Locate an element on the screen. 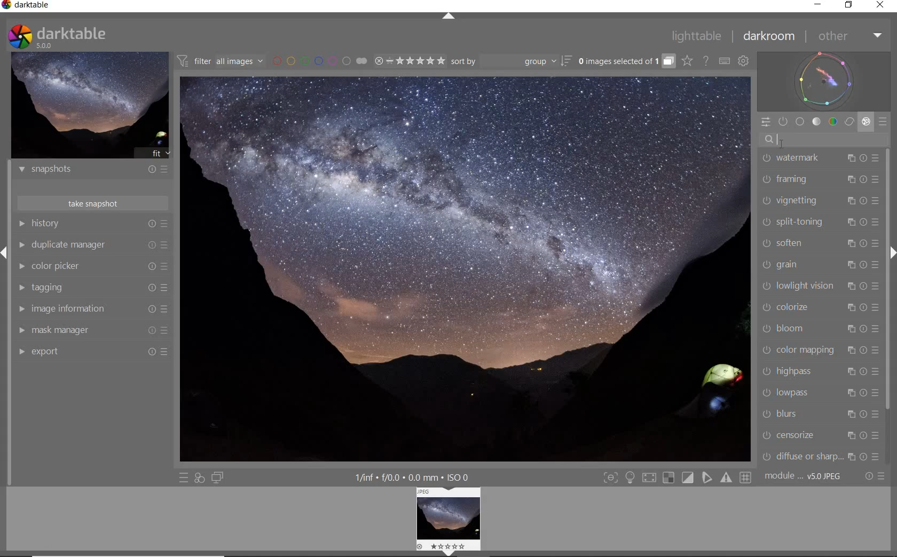 The image size is (897, 557). LOWPASS is located at coordinates (789, 393).